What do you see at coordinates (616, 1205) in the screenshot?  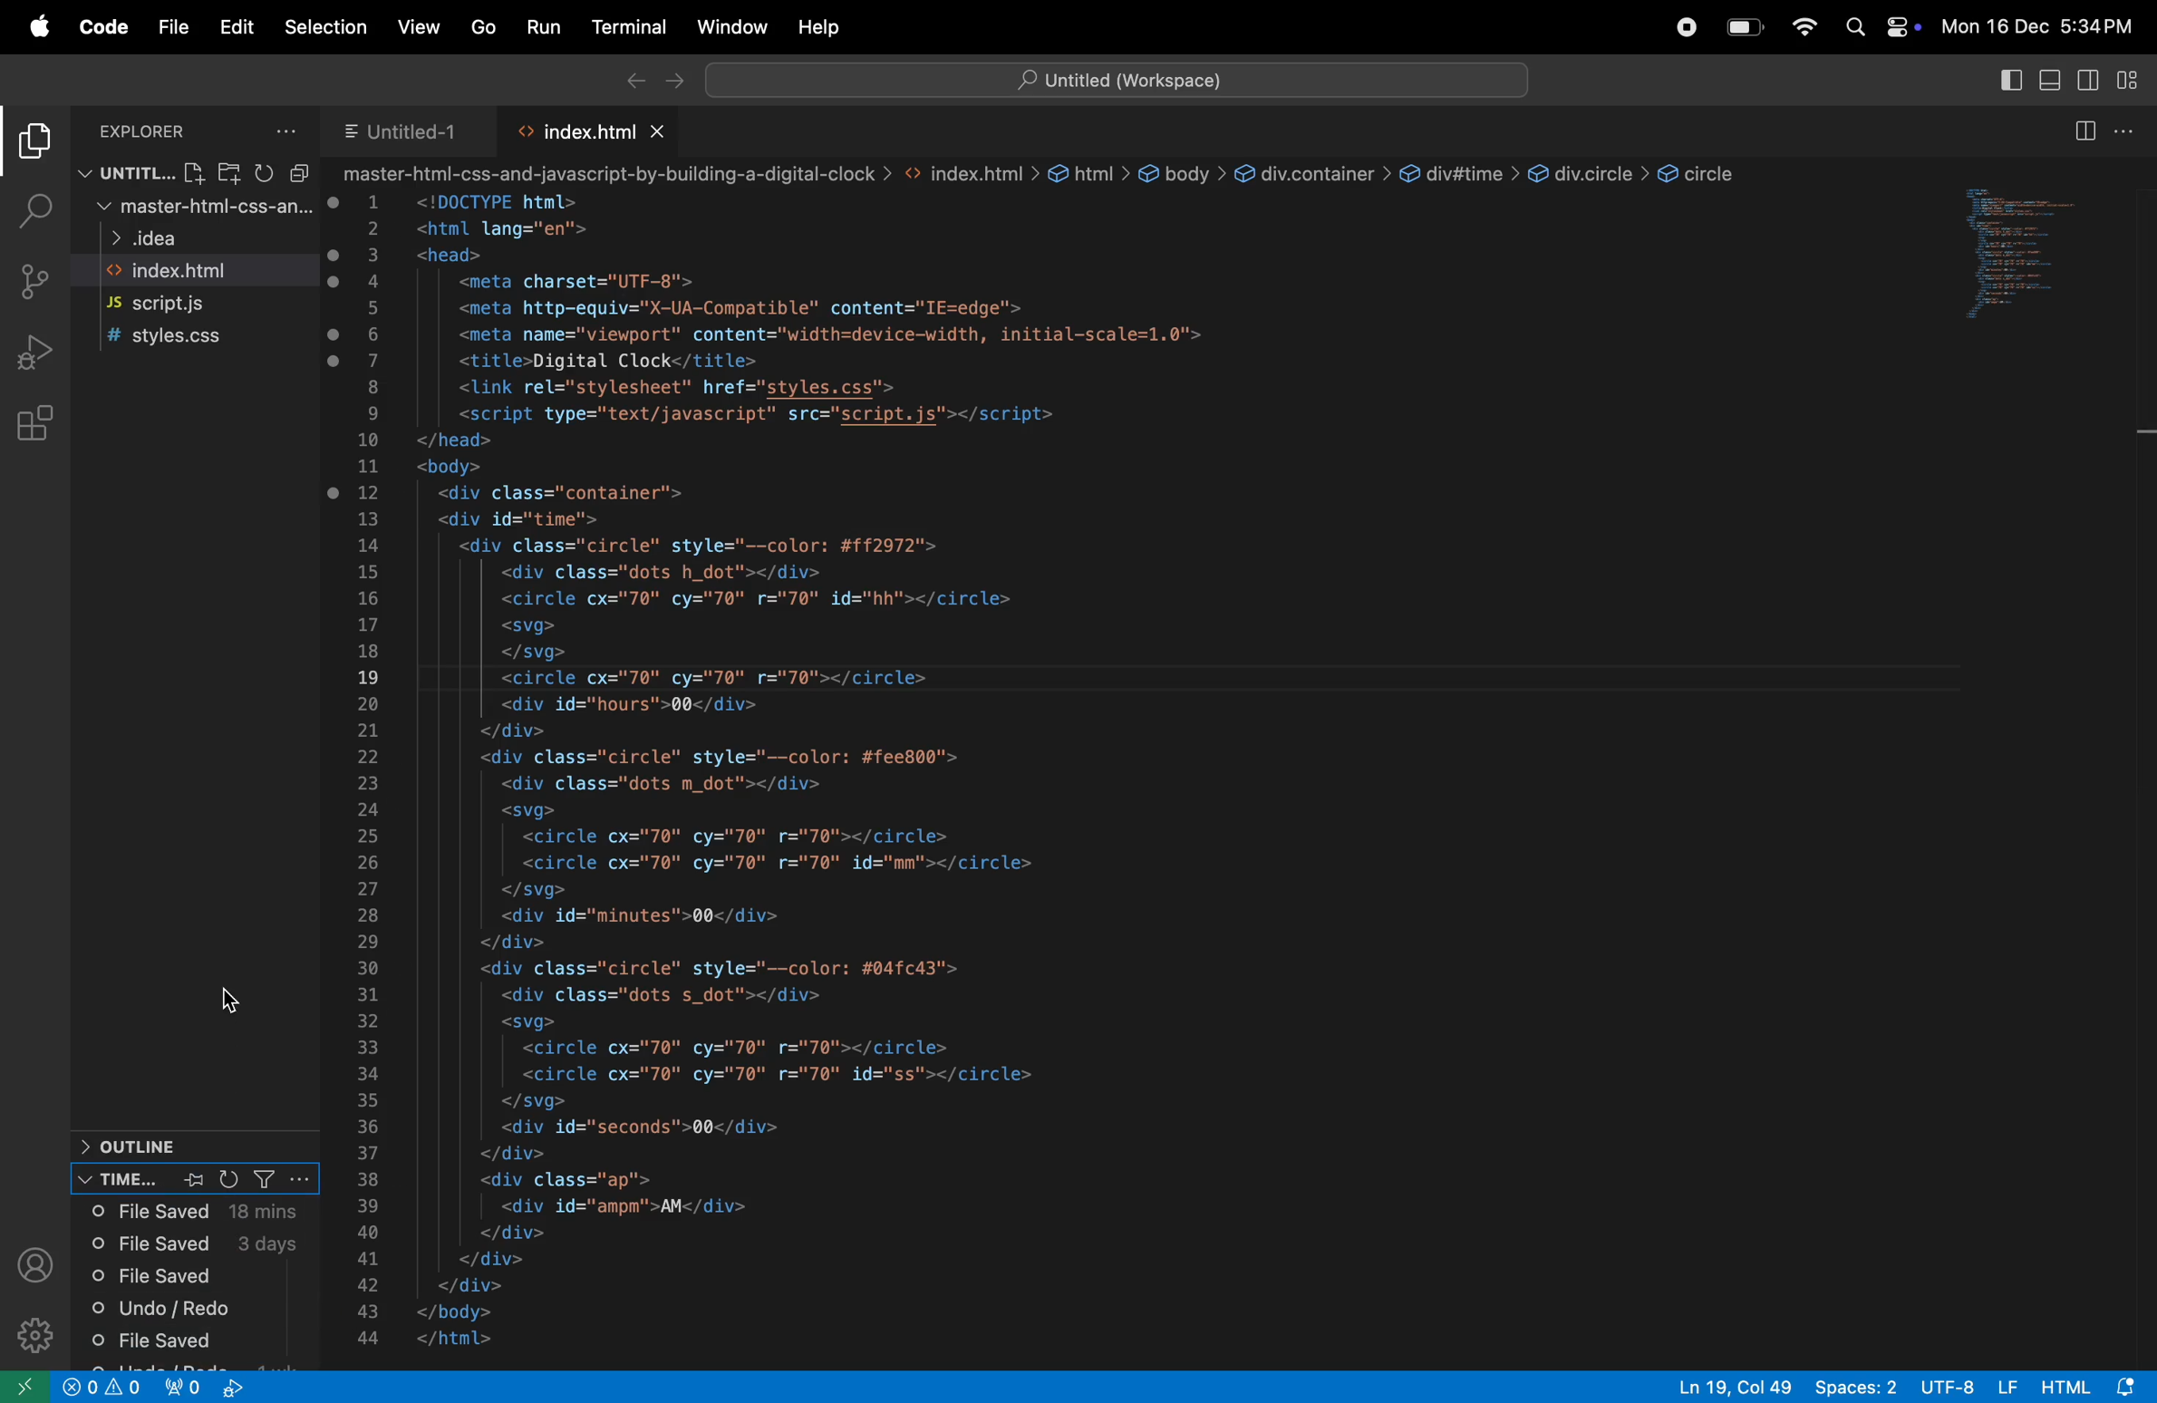 I see `<div id="ampm'">AM</div>` at bounding box center [616, 1205].